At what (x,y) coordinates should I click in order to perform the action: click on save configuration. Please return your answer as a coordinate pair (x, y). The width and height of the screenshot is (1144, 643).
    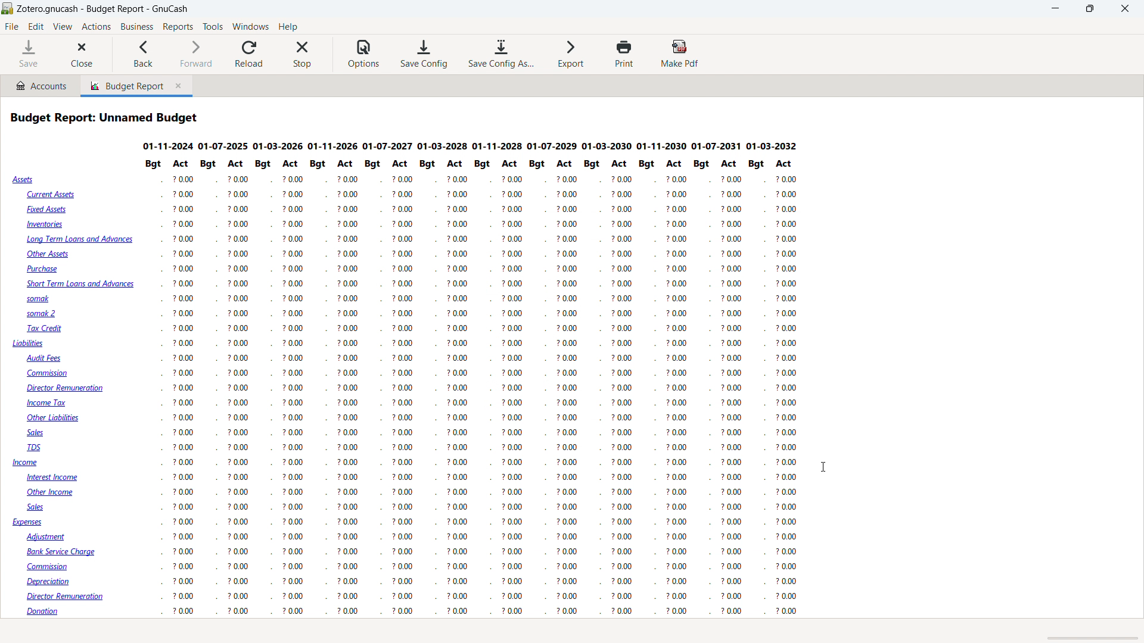
    Looking at the image, I should click on (424, 54).